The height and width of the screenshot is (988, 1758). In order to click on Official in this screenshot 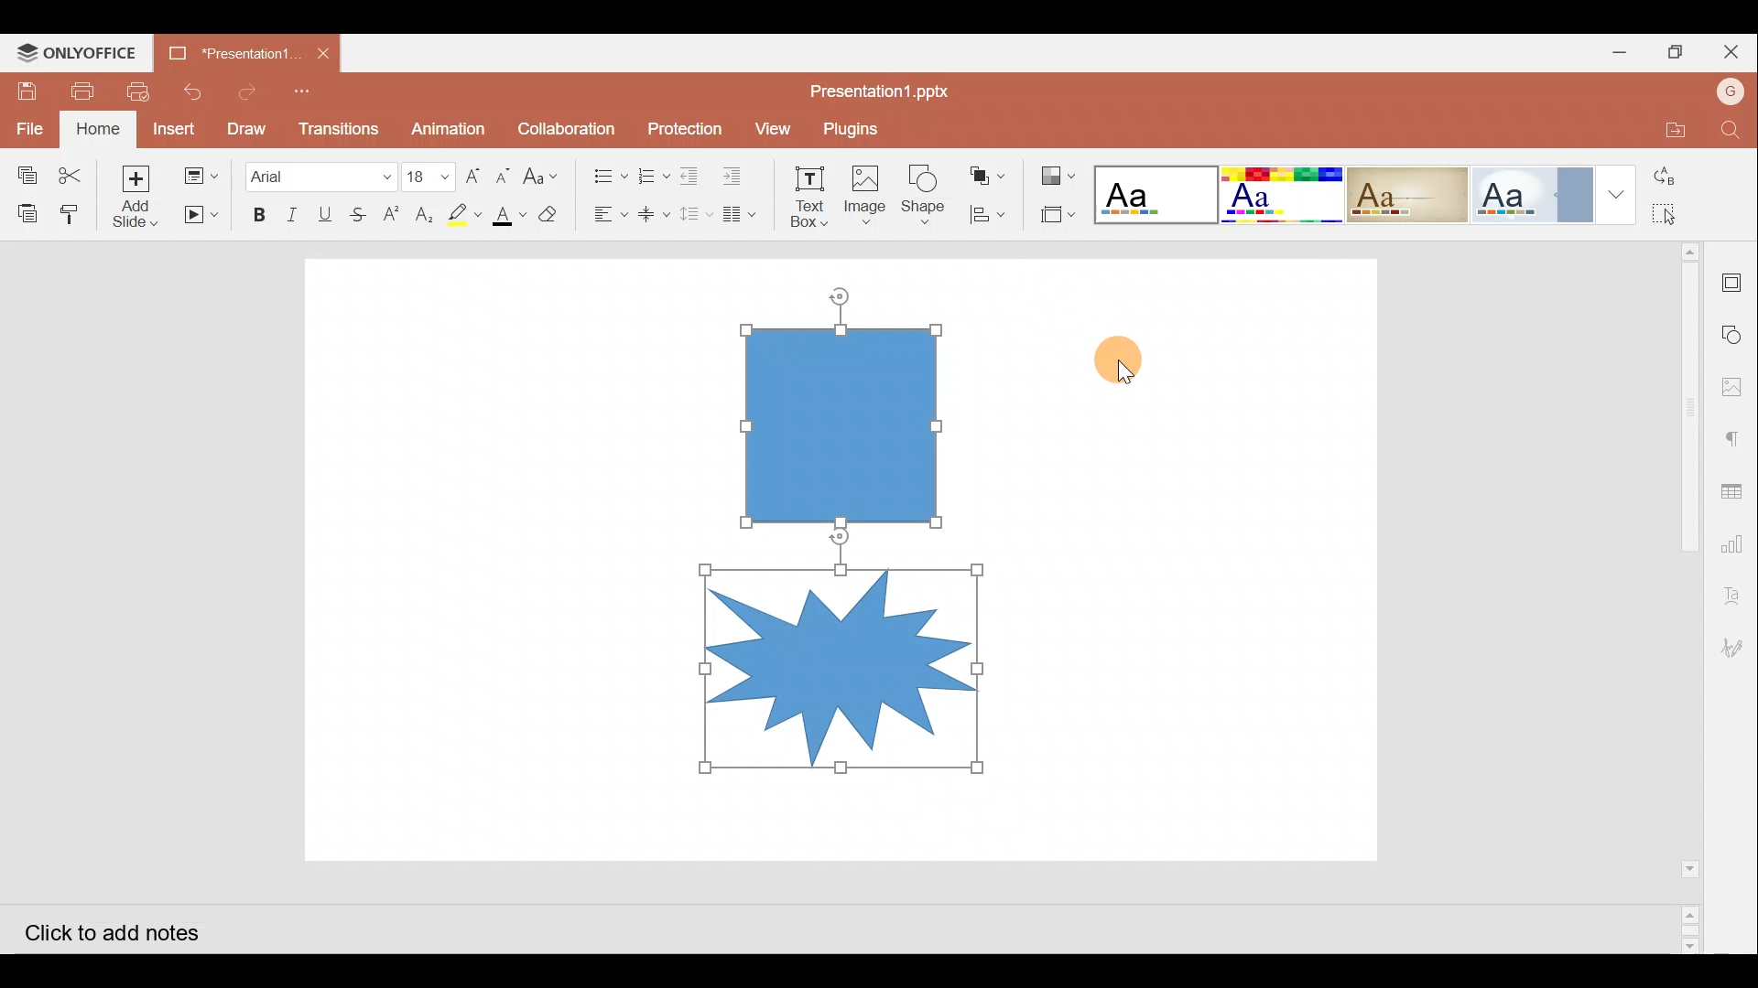, I will do `click(1535, 193)`.